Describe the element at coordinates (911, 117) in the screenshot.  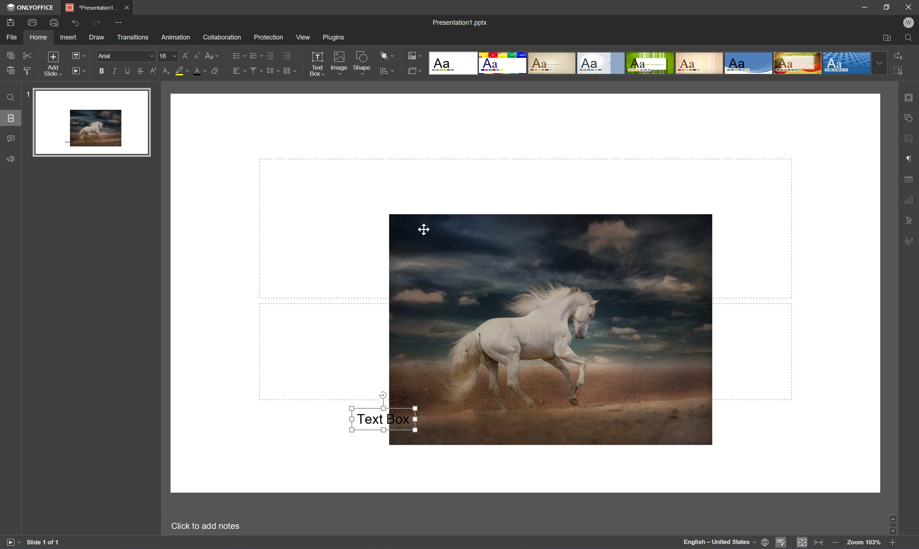
I see `Shape settings` at that location.